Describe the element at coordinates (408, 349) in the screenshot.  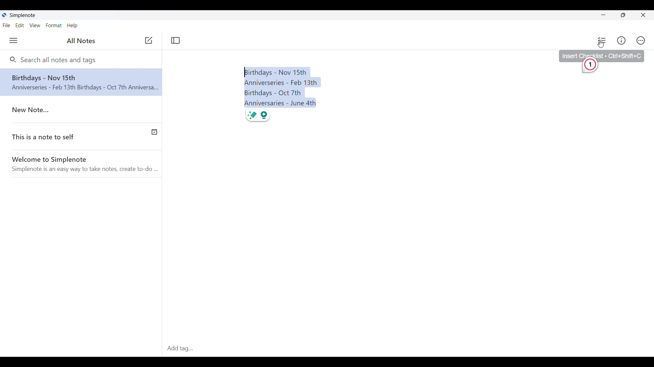
I see `Add Tag(Click to type in tag)` at that location.